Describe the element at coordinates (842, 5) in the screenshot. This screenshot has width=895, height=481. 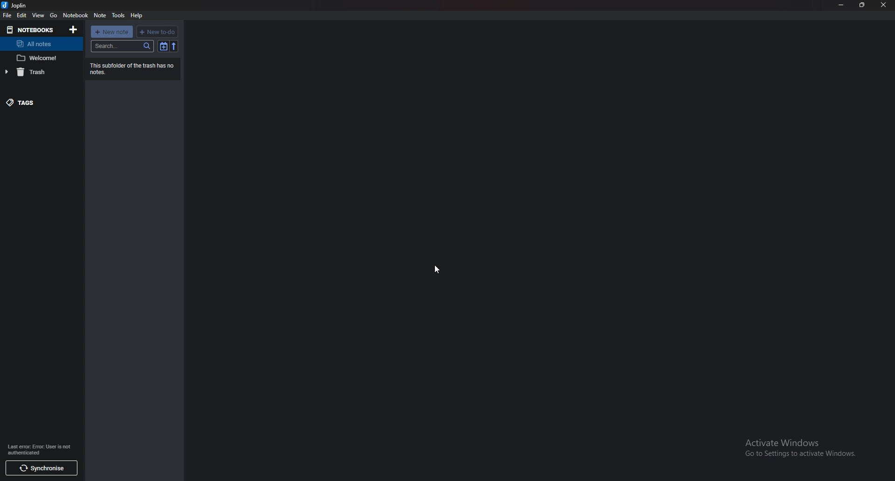
I see `minimize` at that location.